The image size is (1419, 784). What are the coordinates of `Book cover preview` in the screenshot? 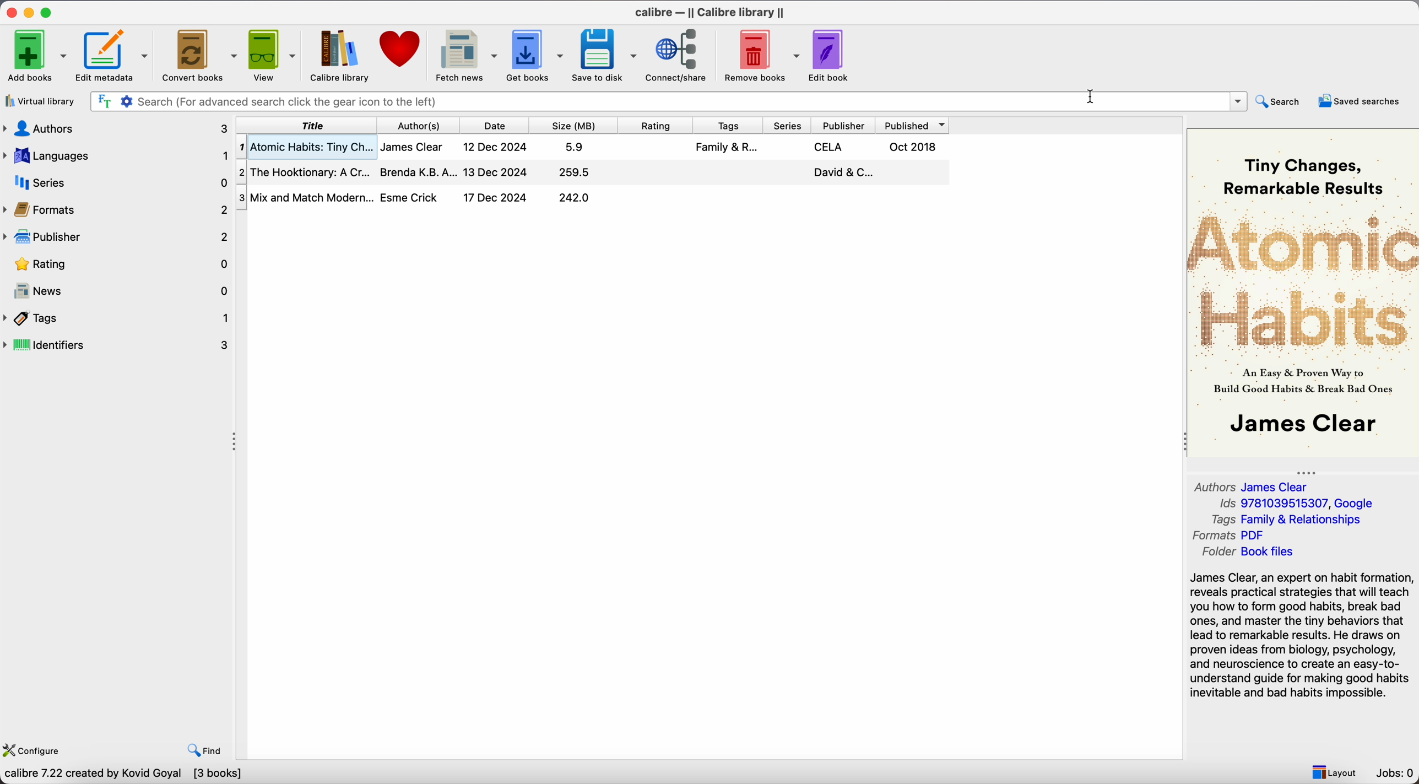 It's located at (1303, 291).